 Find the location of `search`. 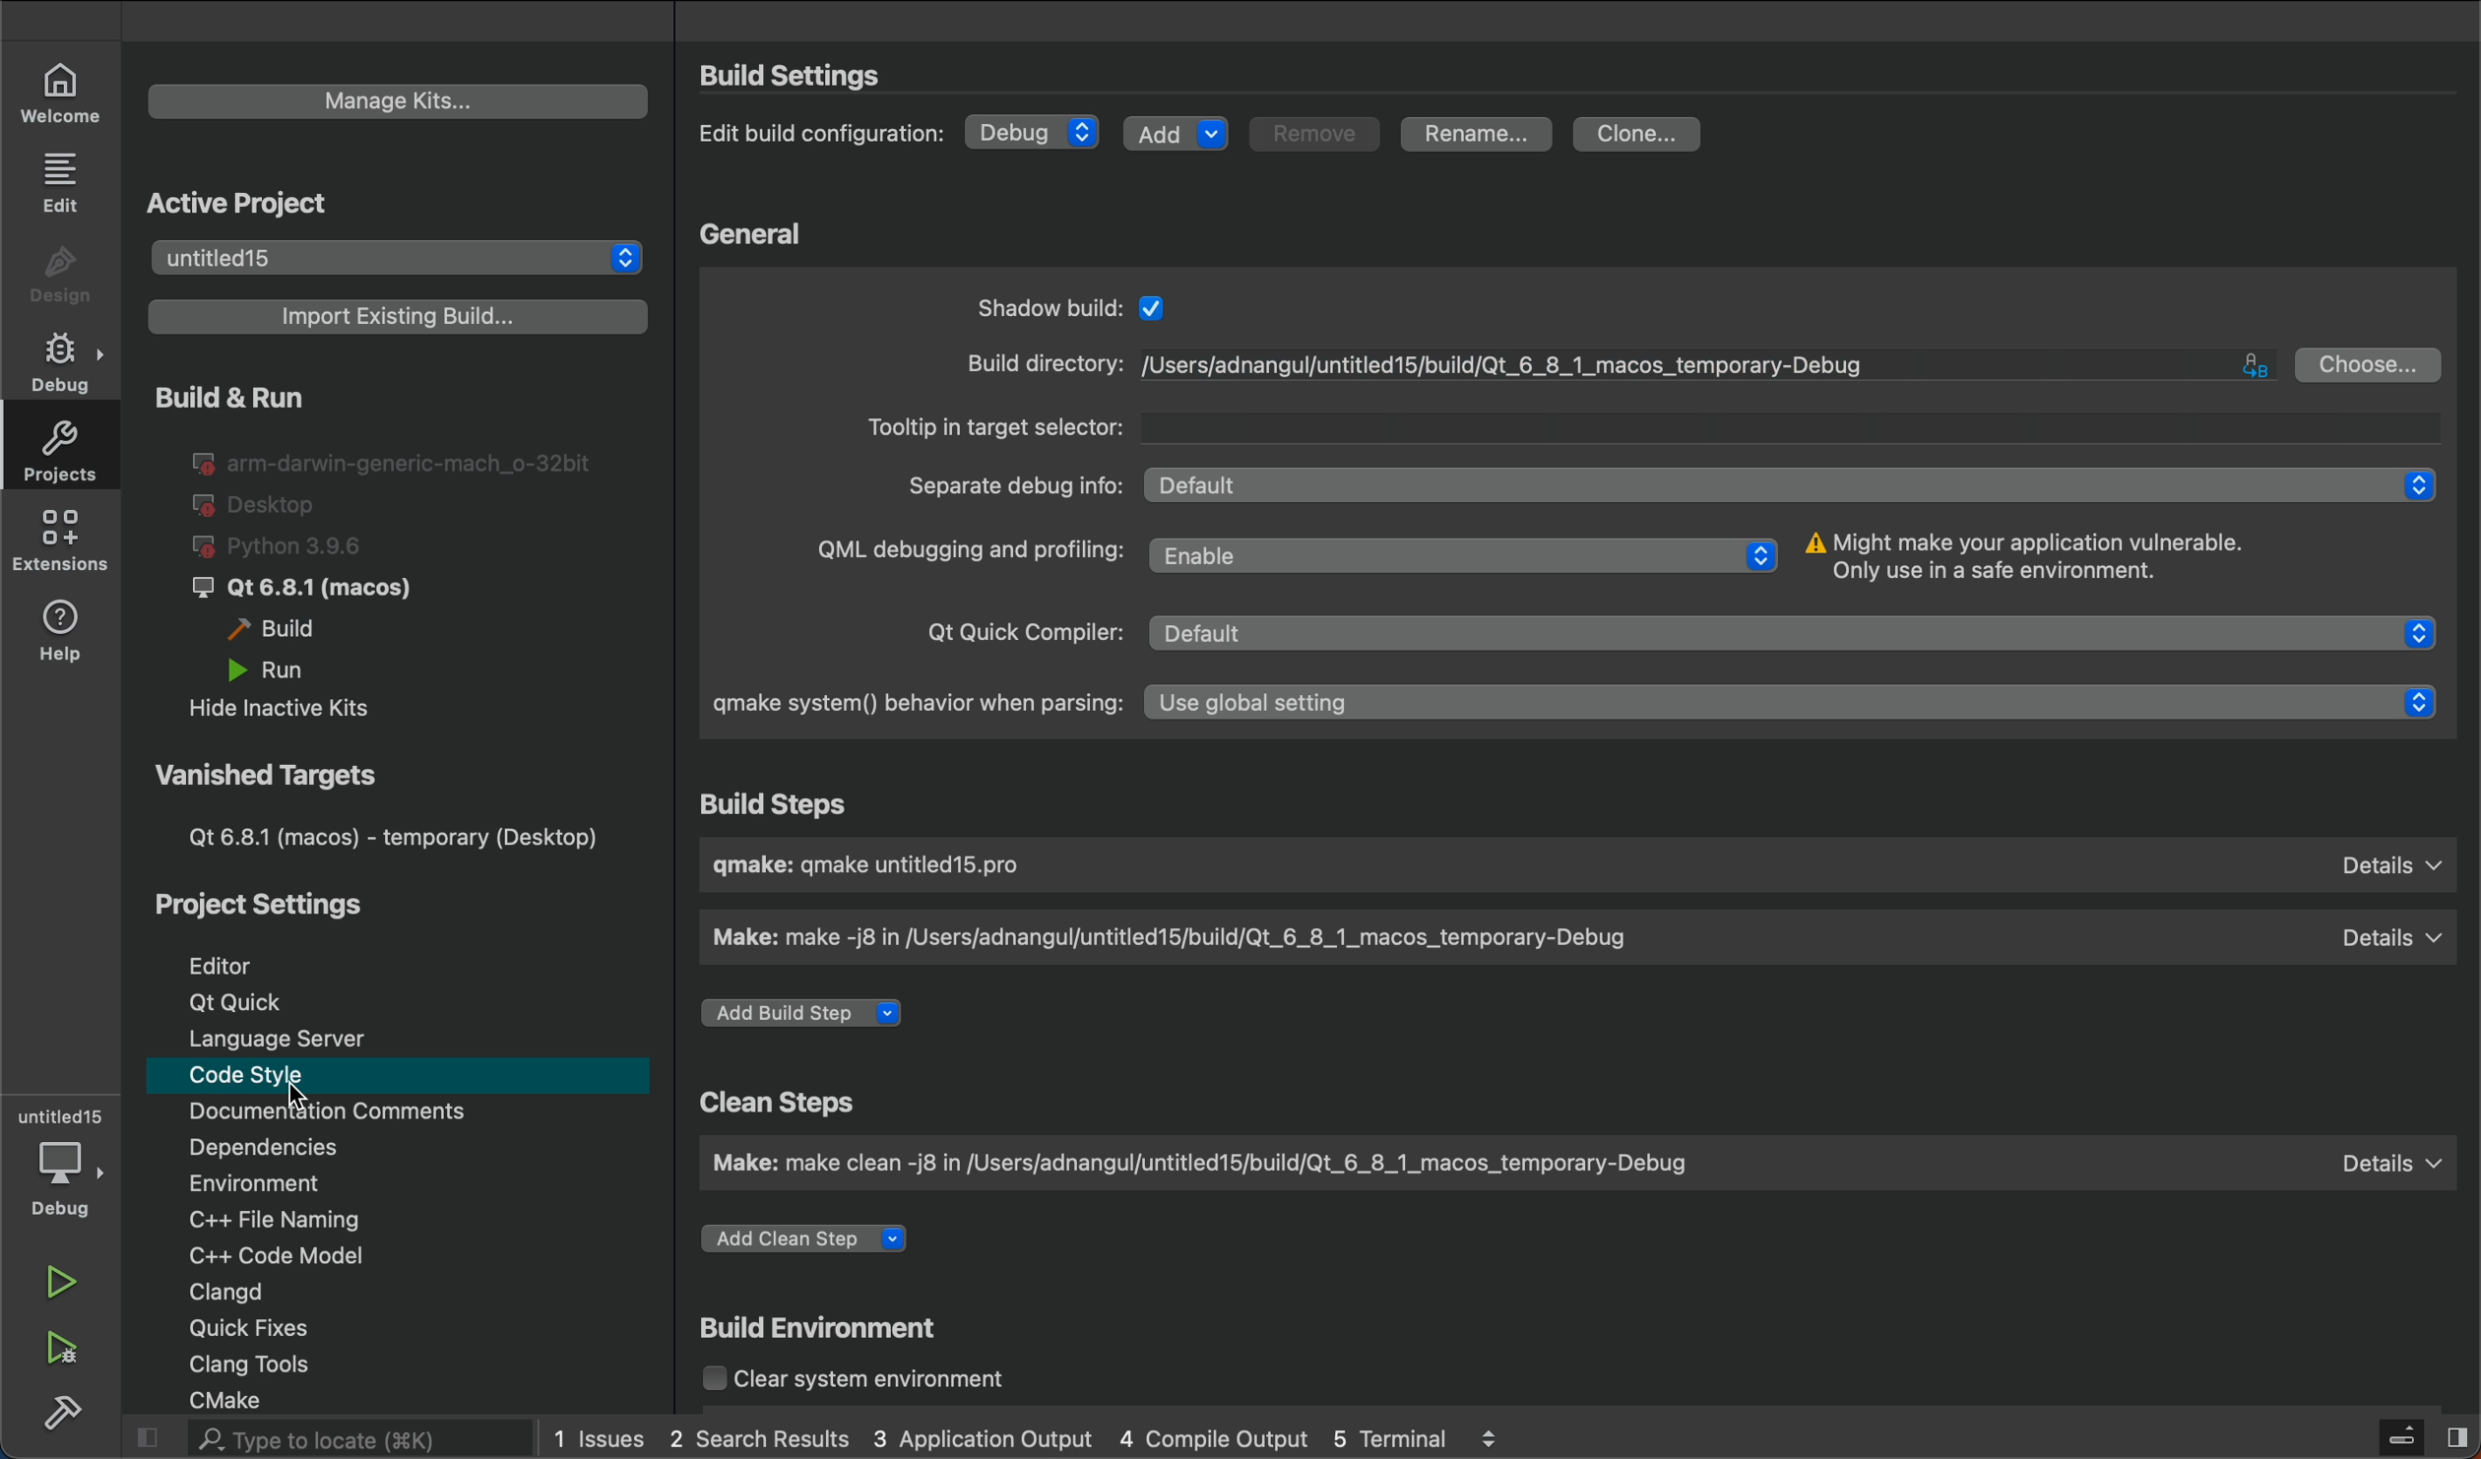

search is located at coordinates (320, 1438).